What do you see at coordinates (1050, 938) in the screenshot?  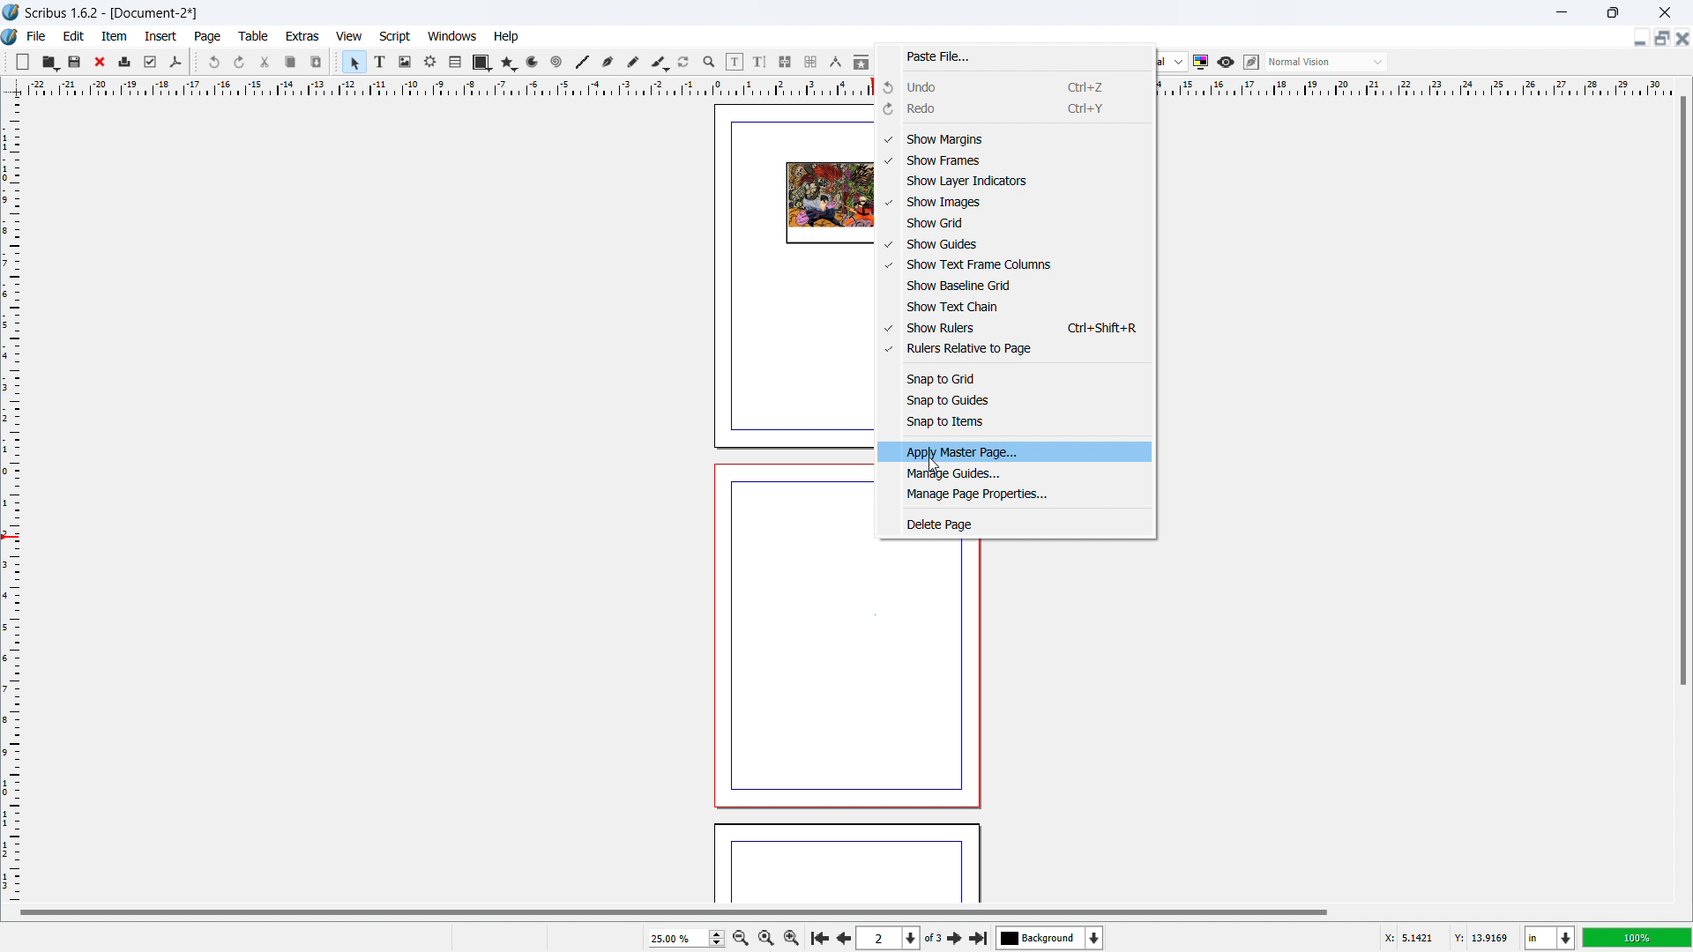 I see `select the current layer` at bounding box center [1050, 938].